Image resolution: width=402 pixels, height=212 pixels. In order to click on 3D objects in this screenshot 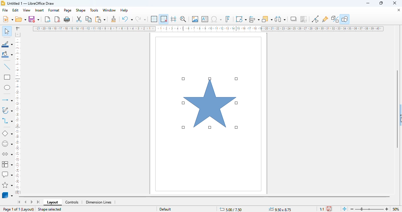, I will do `click(7, 195)`.